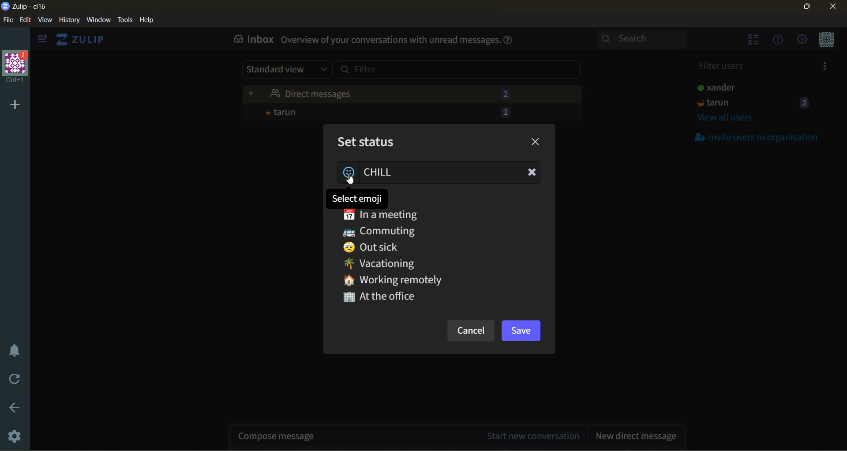 Image resolution: width=847 pixels, height=451 pixels. What do you see at coordinates (378, 172) in the screenshot?
I see `status added` at bounding box center [378, 172].